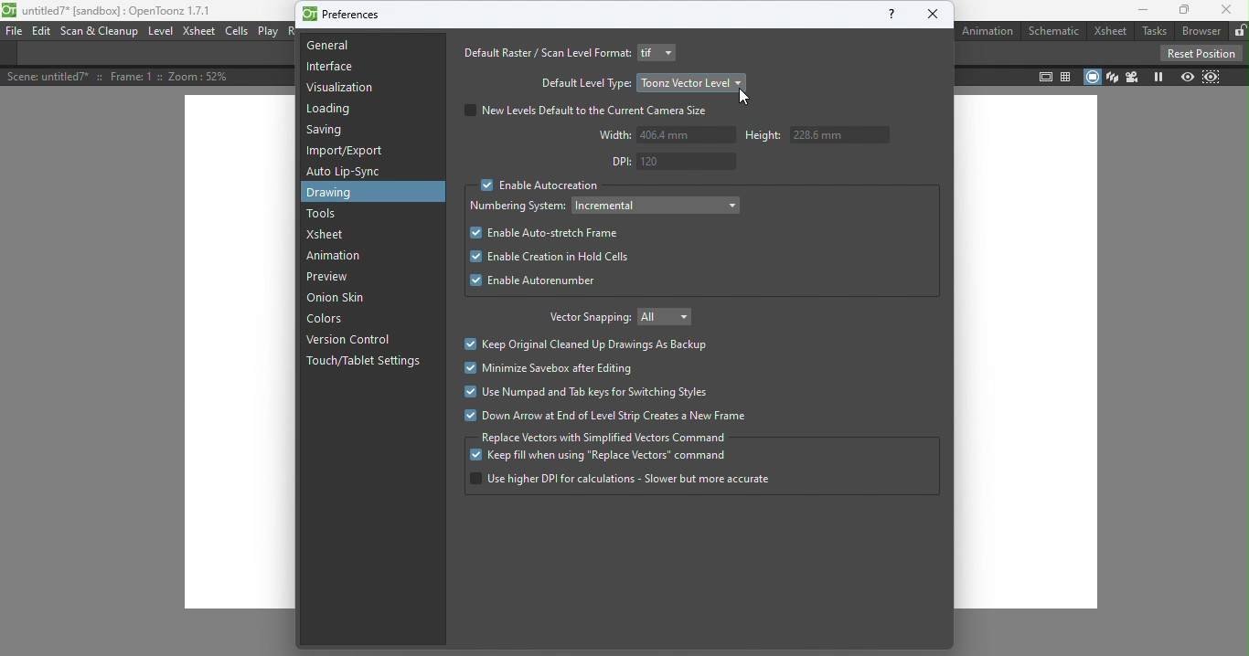 This screenshot has width=1249, height=656. I want to click on Play, so click(270, 31).